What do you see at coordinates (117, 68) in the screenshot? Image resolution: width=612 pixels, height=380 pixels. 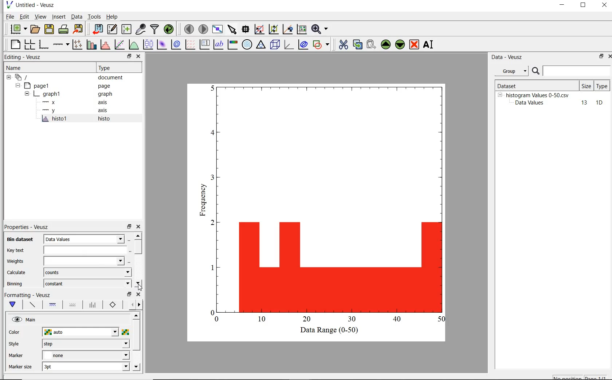 I see `Type` at bounding box center [117, 68].